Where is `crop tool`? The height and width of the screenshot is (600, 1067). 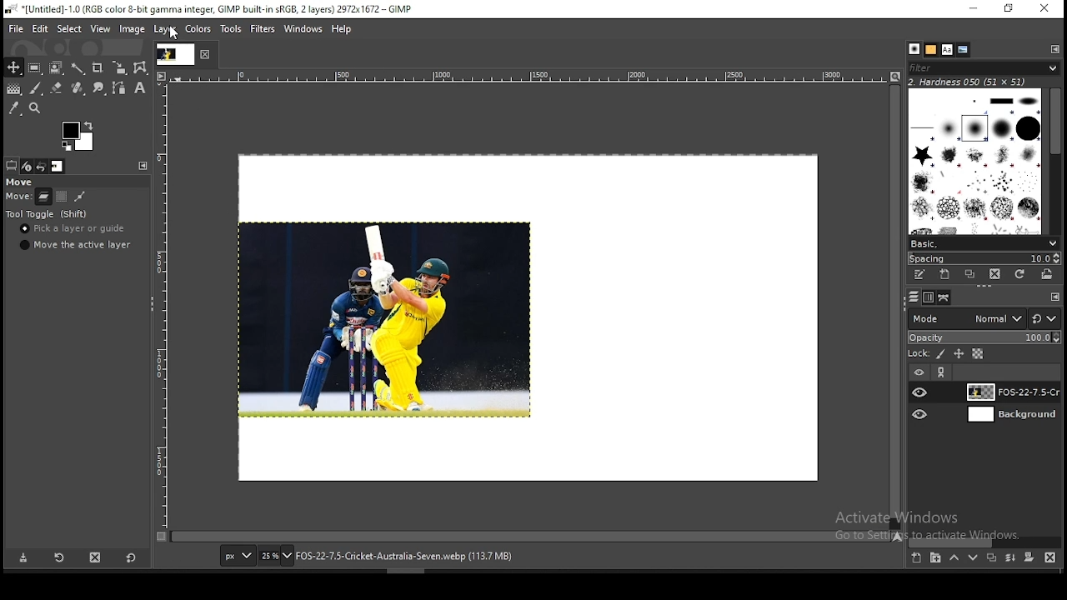
crop tool is located at coordinates (97, 67).